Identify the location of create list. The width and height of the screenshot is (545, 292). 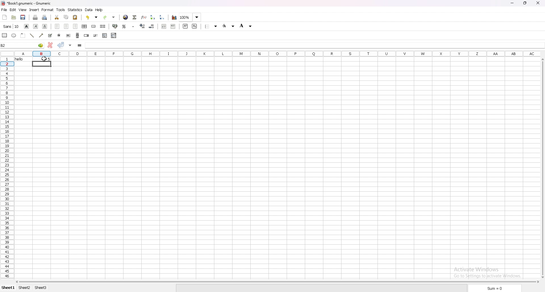
(105, 35).